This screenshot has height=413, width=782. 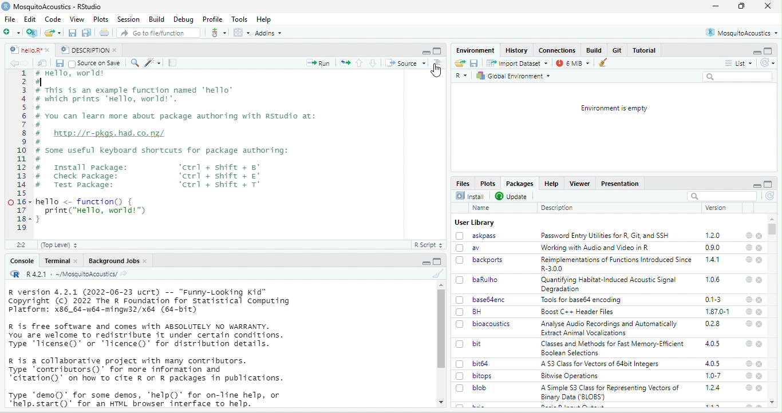 I want to click on Boost C++ Header Files, so click(x=578, y=312).